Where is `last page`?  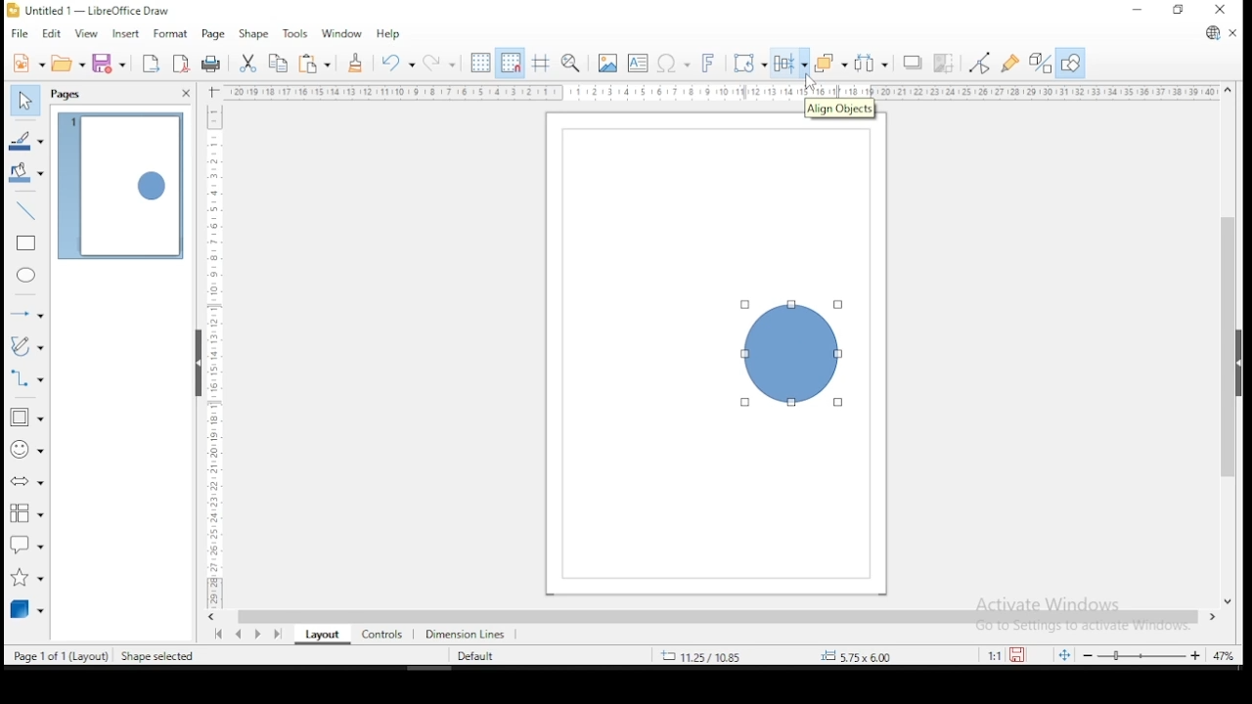
last page is located at coordinates (281, 633).